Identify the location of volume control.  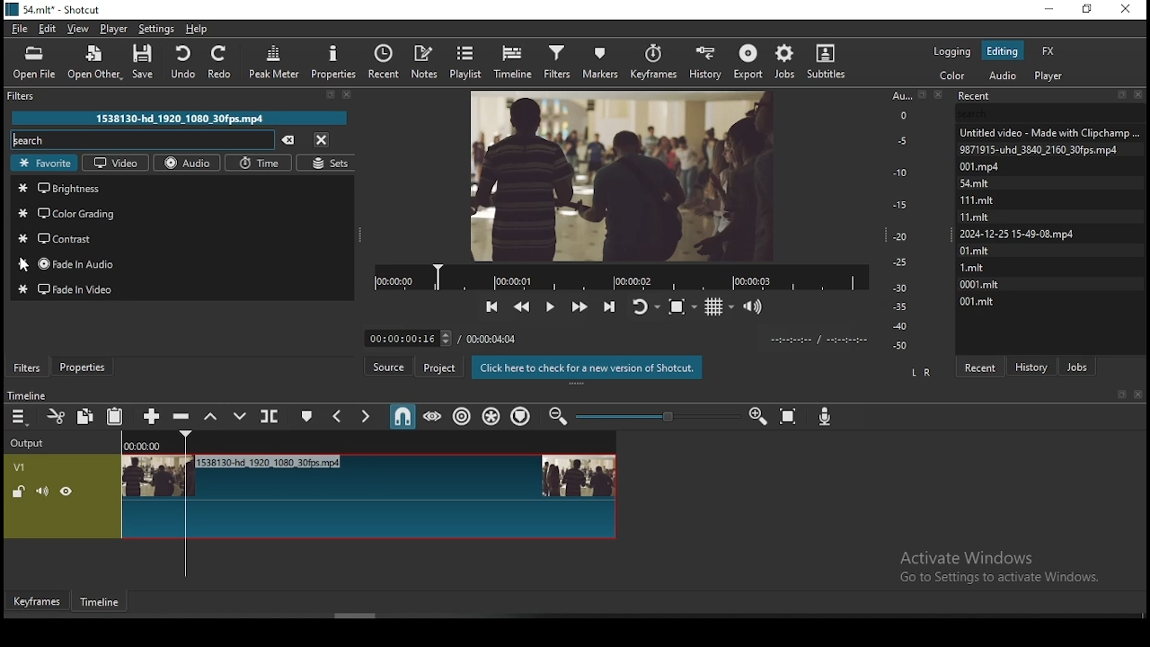
(756, 306).